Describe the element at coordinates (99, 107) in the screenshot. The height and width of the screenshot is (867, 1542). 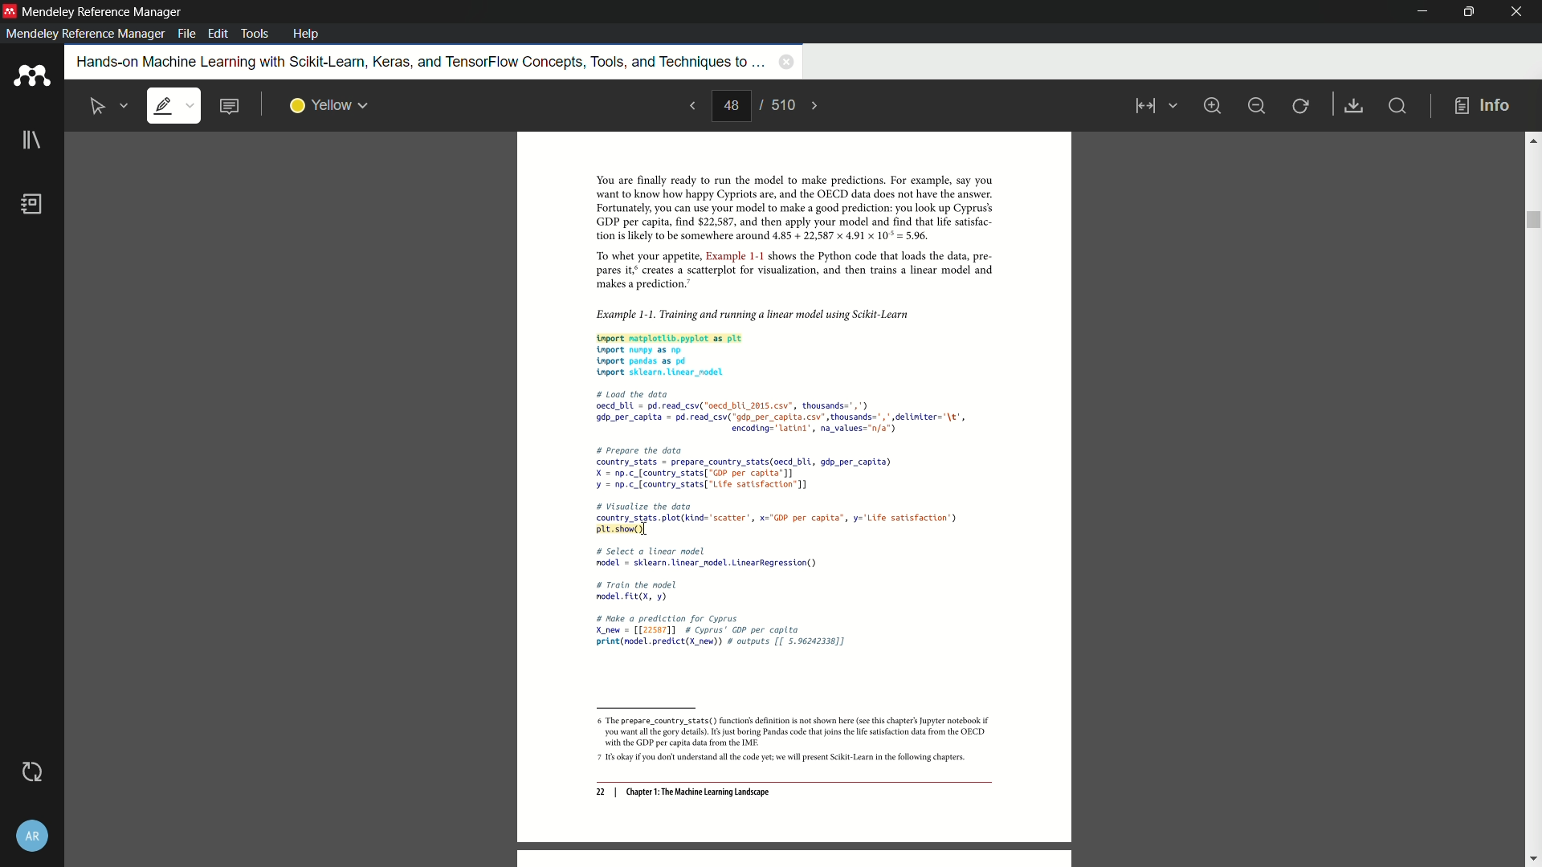
I see `select` at that location.